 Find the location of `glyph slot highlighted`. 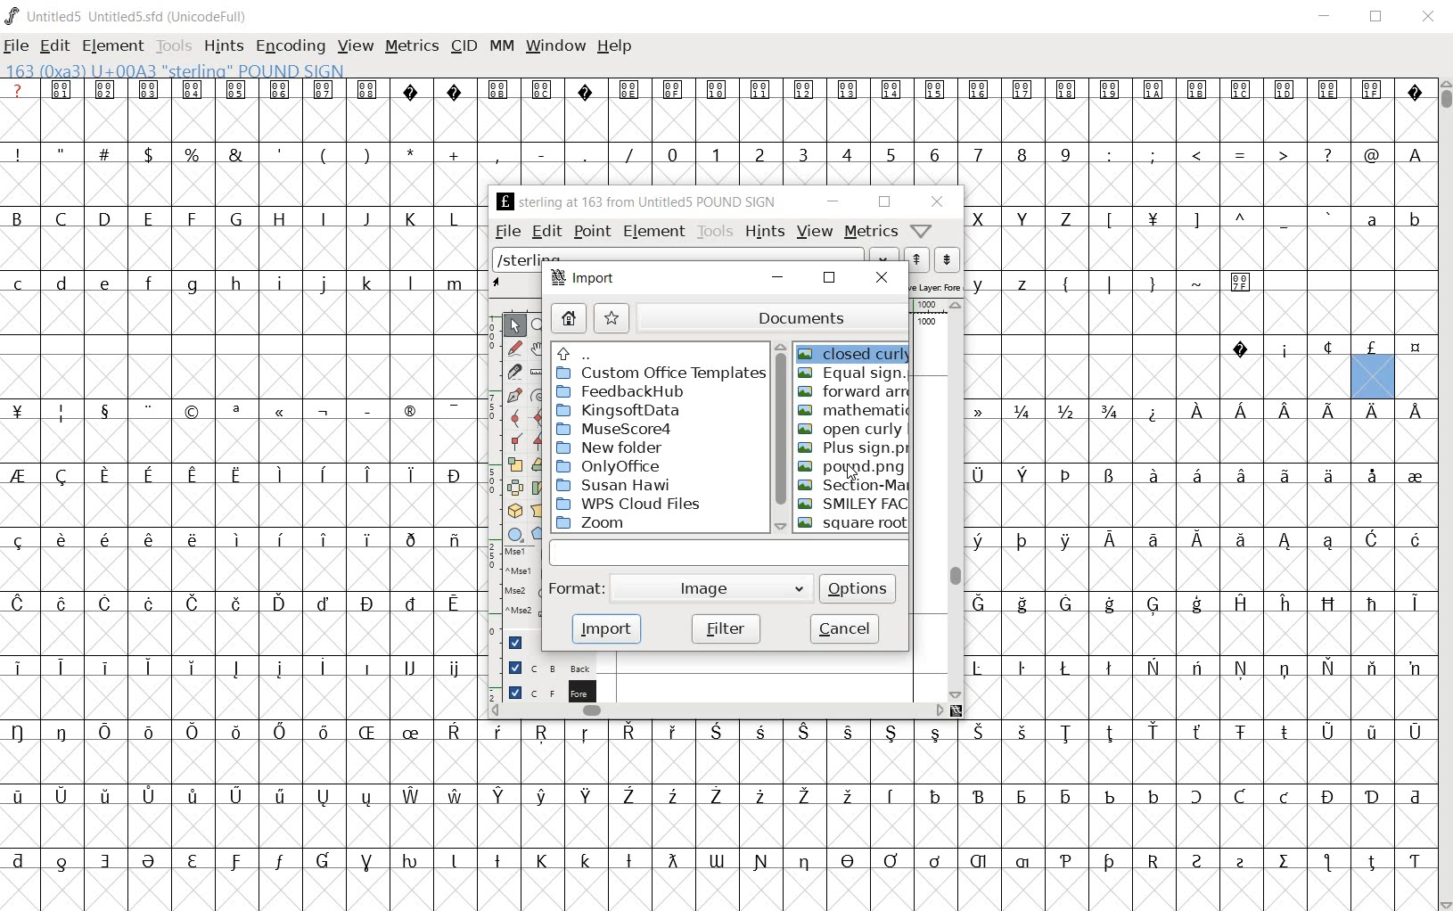

glyph slot highlighted is located at coordinates (1374, 378).